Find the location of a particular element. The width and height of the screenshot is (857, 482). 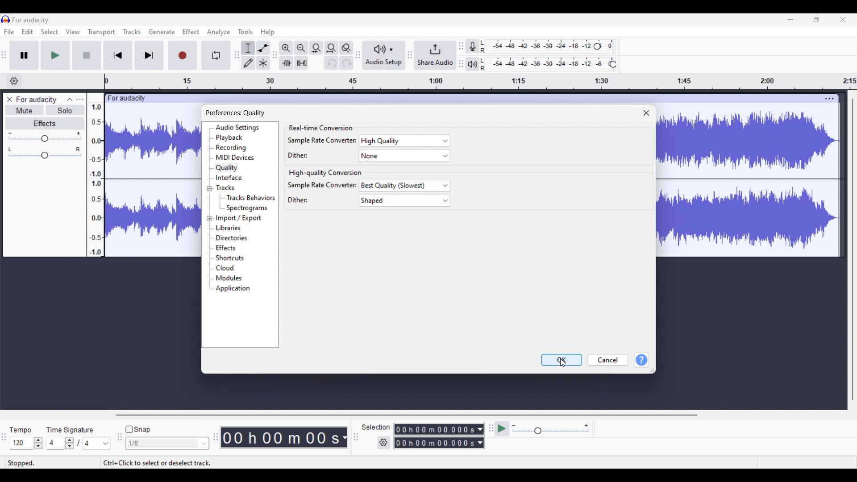

Input tempo is located at coordinates (21, 443).